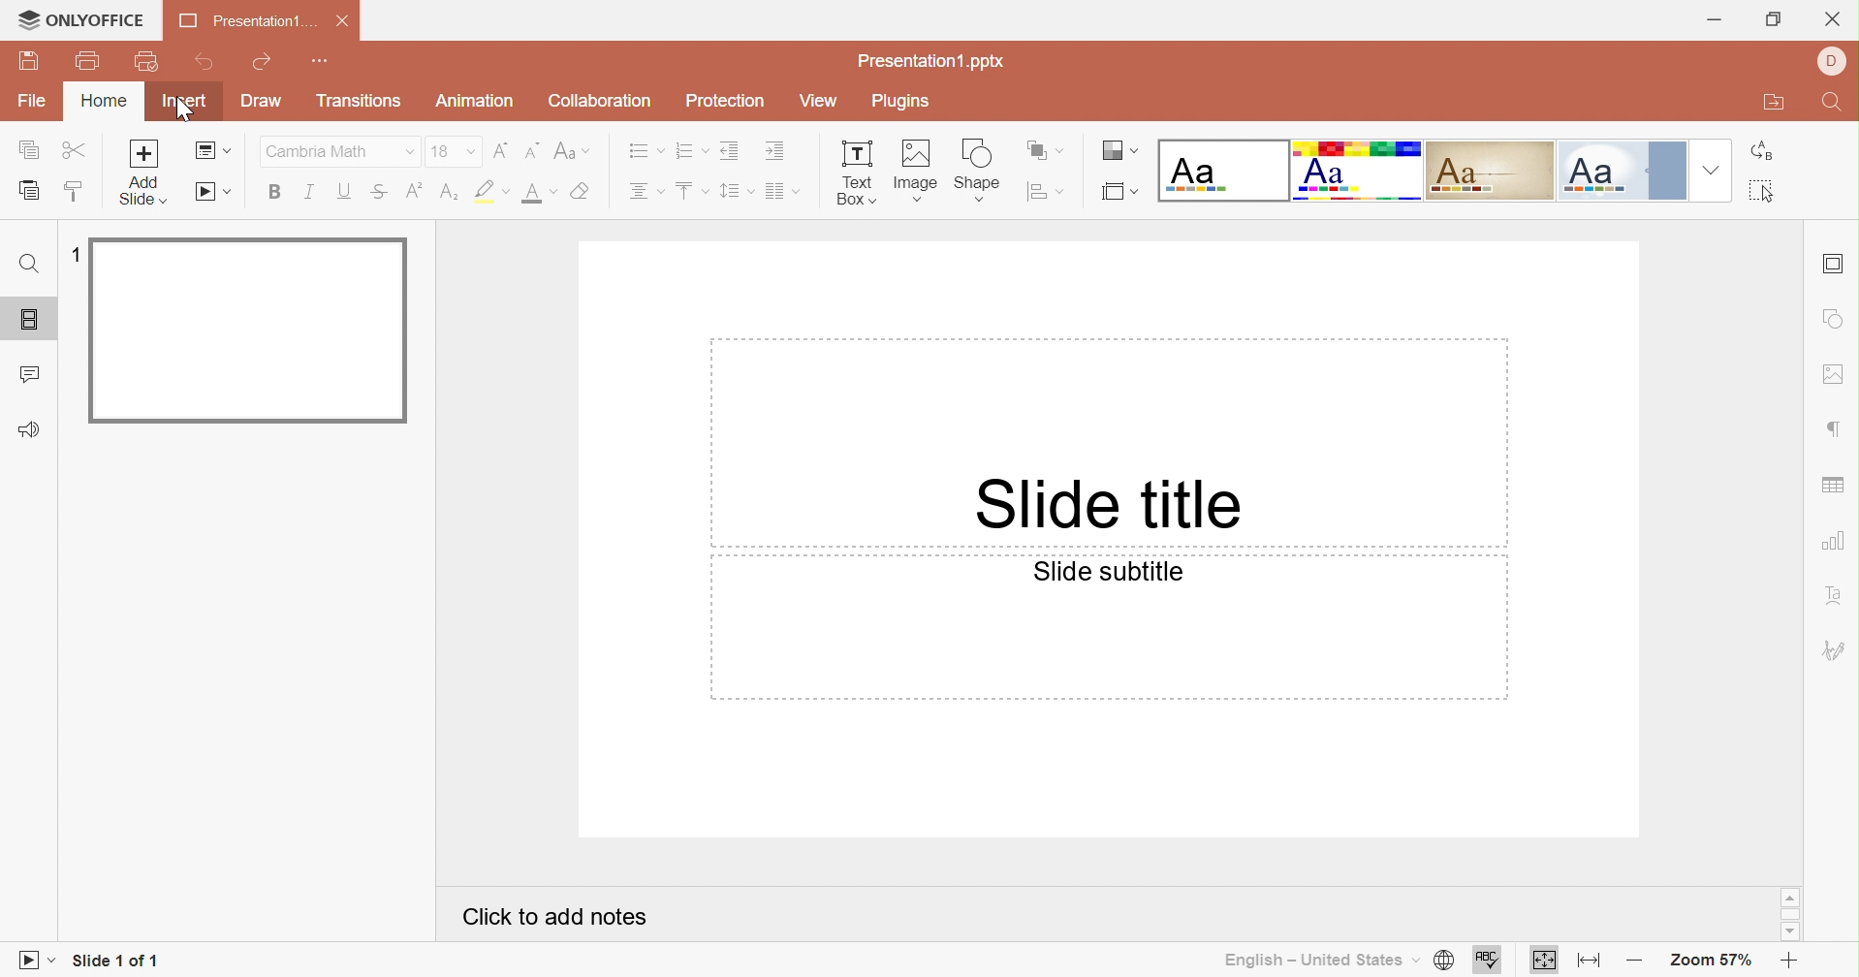  I want to click on Slide 1 of 1, so click(118, 961).